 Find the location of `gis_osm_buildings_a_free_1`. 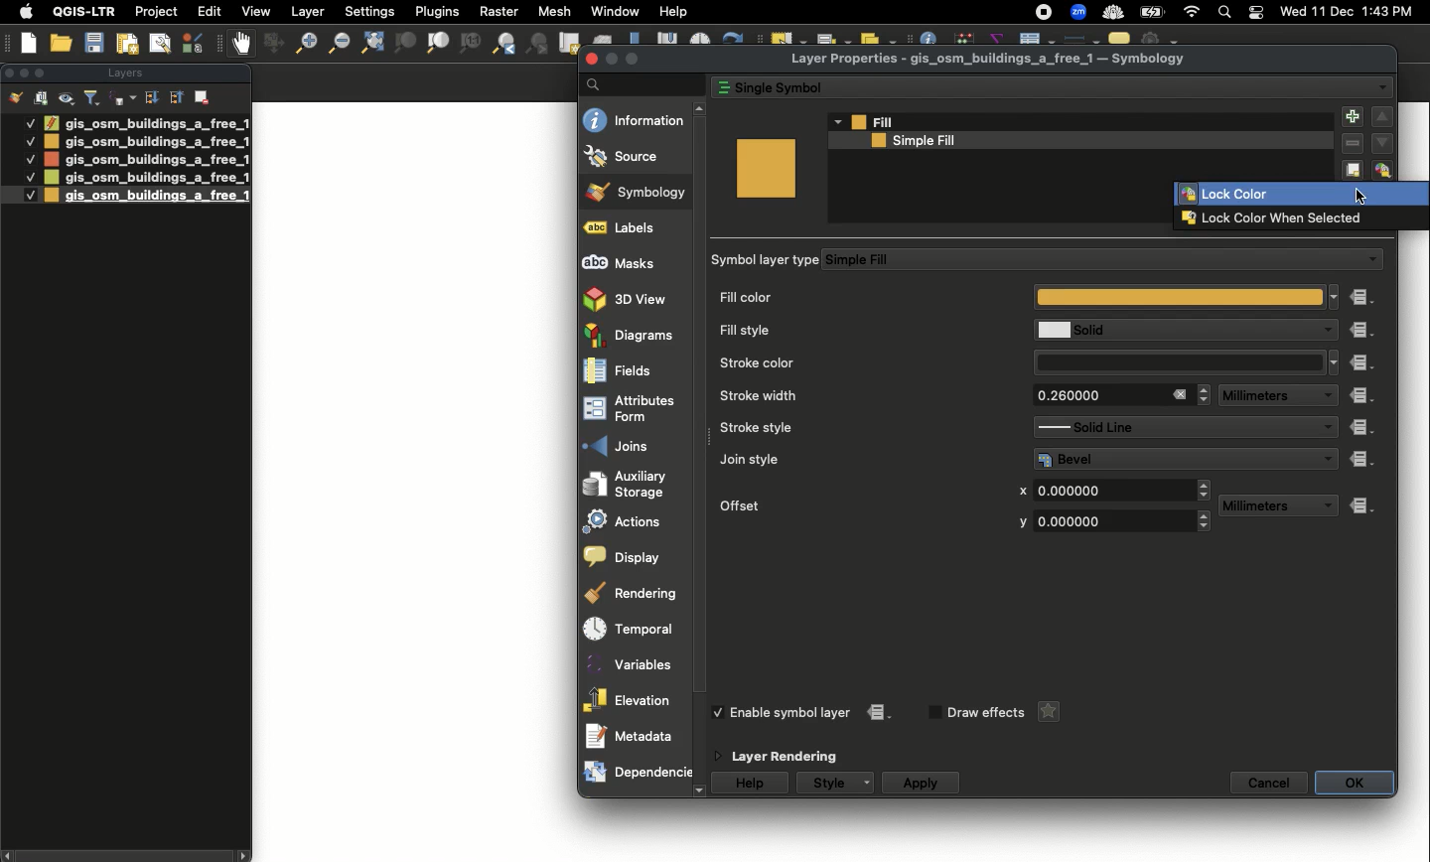

gis_osm_buildings_a_free_1 is located at coordinates (146, 159).